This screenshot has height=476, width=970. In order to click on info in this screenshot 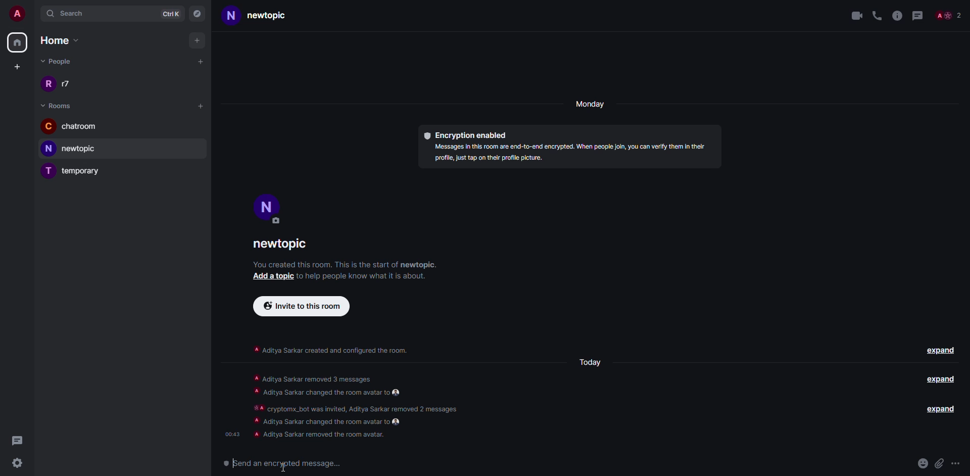, I will do `click(897, 14)`.